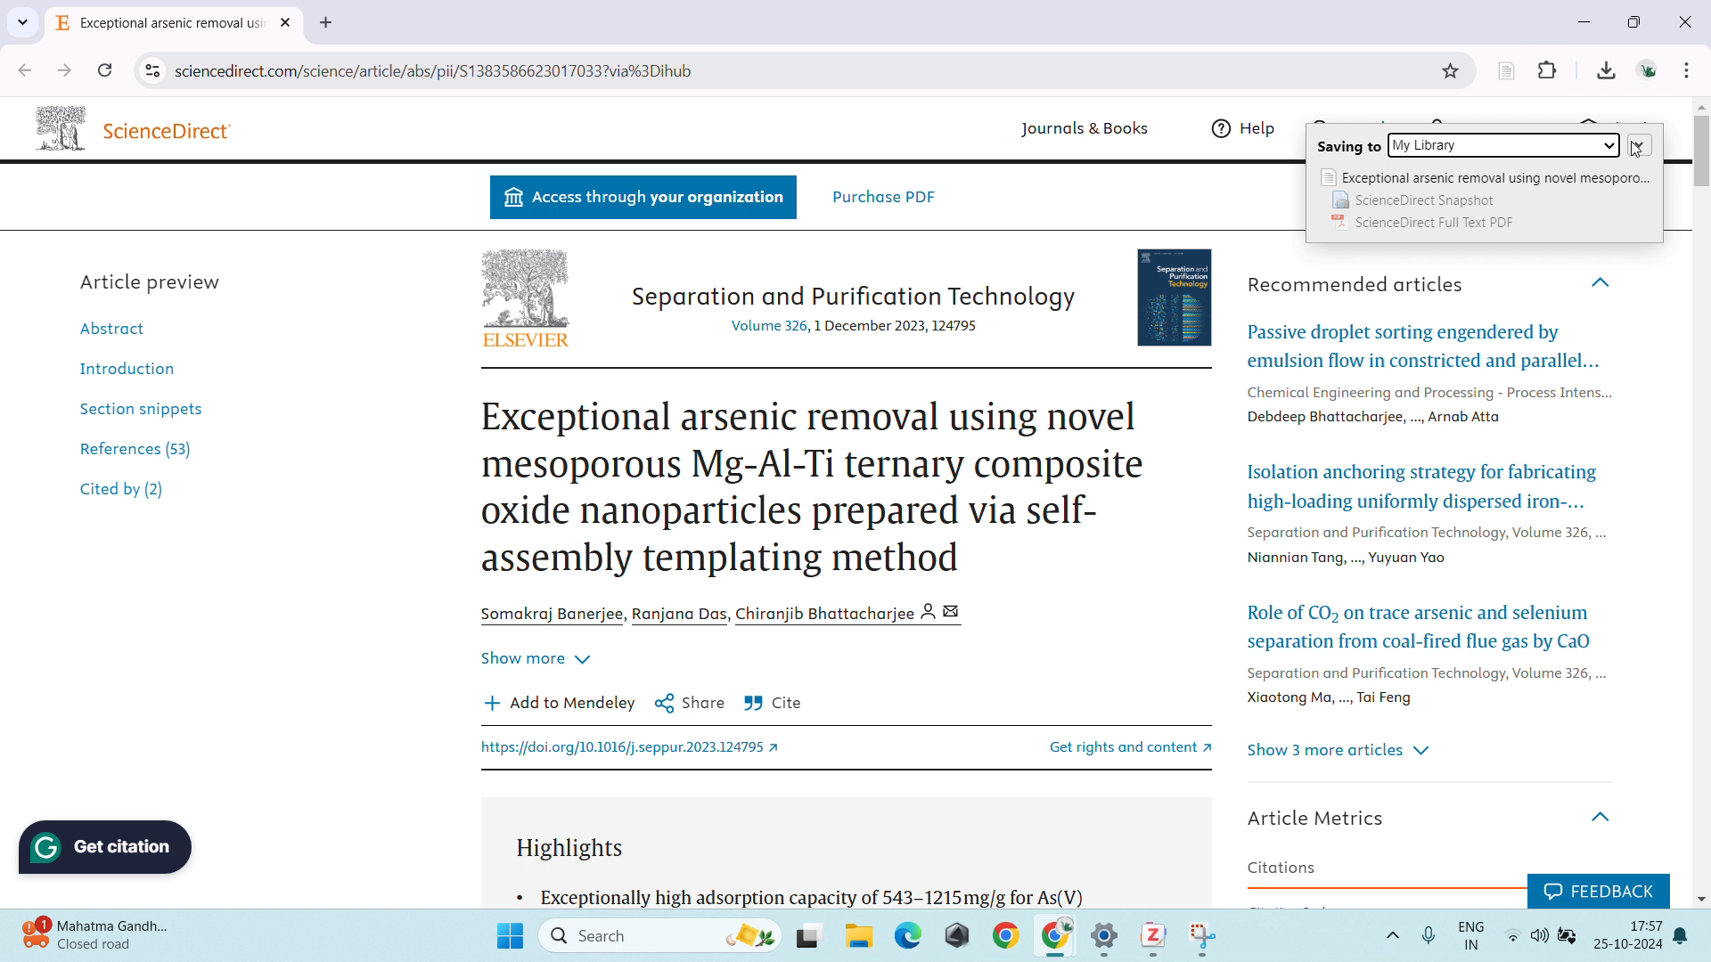 This screenshot has height=962, width=1711. I want to click on Separation and Purification Technology, Volume 320, ...
Niannian Tang, .., Yuyuan Yao, so click(1427, 548).